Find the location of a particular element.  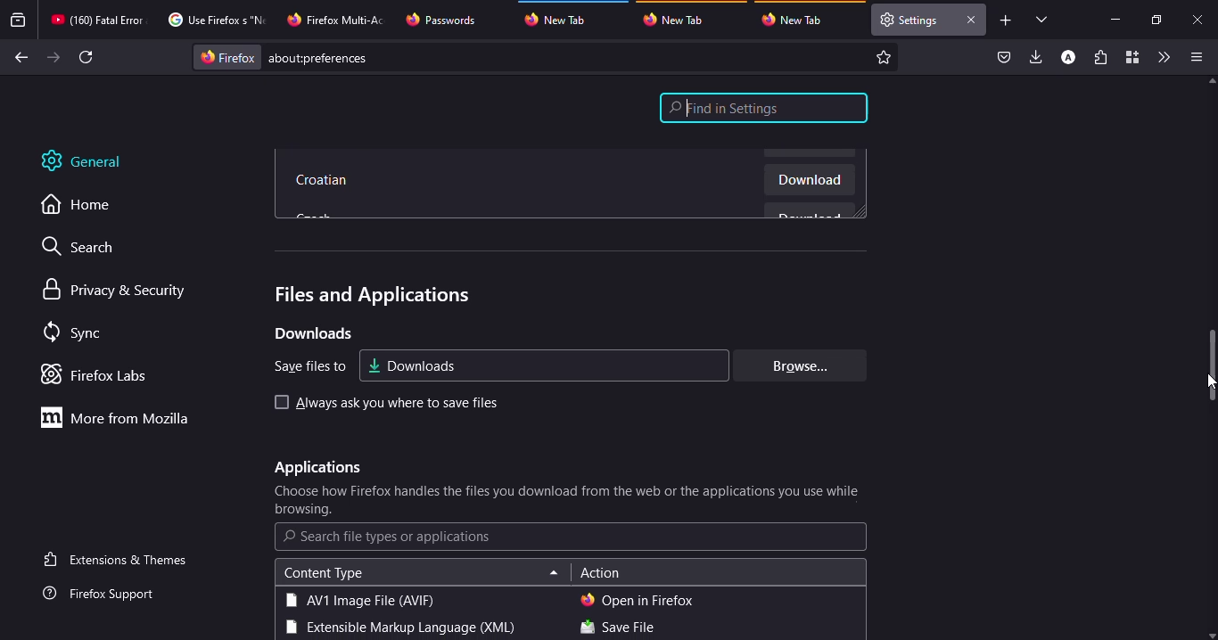

tab is located at coordinates (97, 20).